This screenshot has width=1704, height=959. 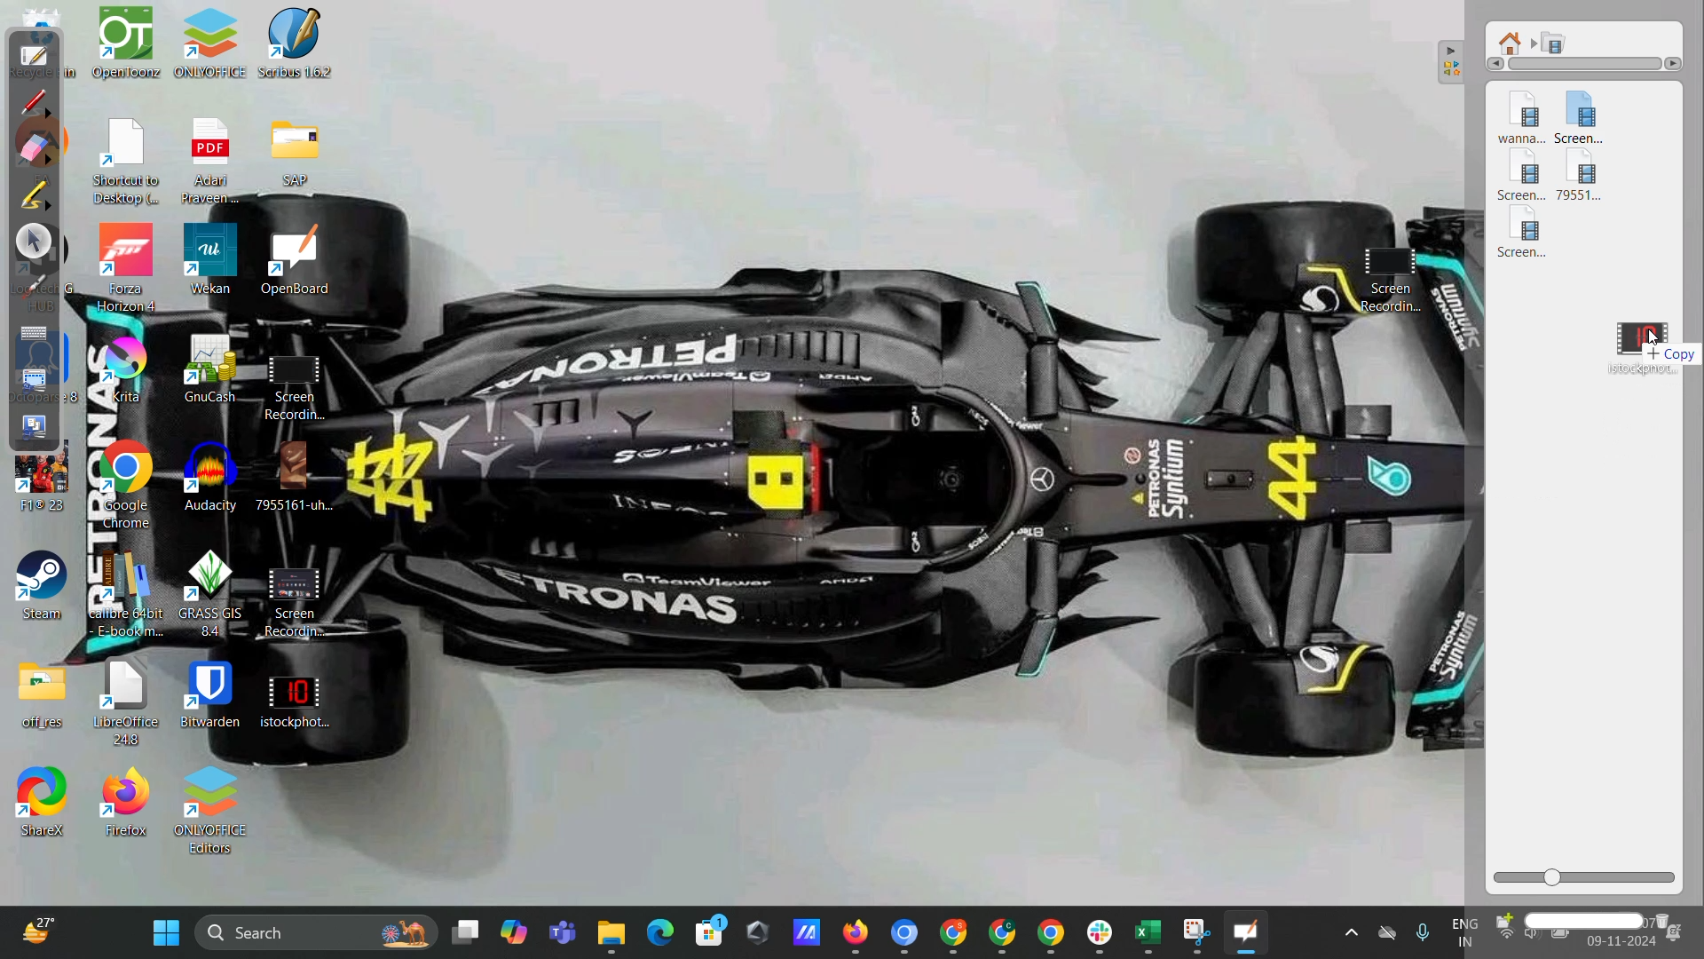 I want to click on file on desktop, so click(x=43, y=699).